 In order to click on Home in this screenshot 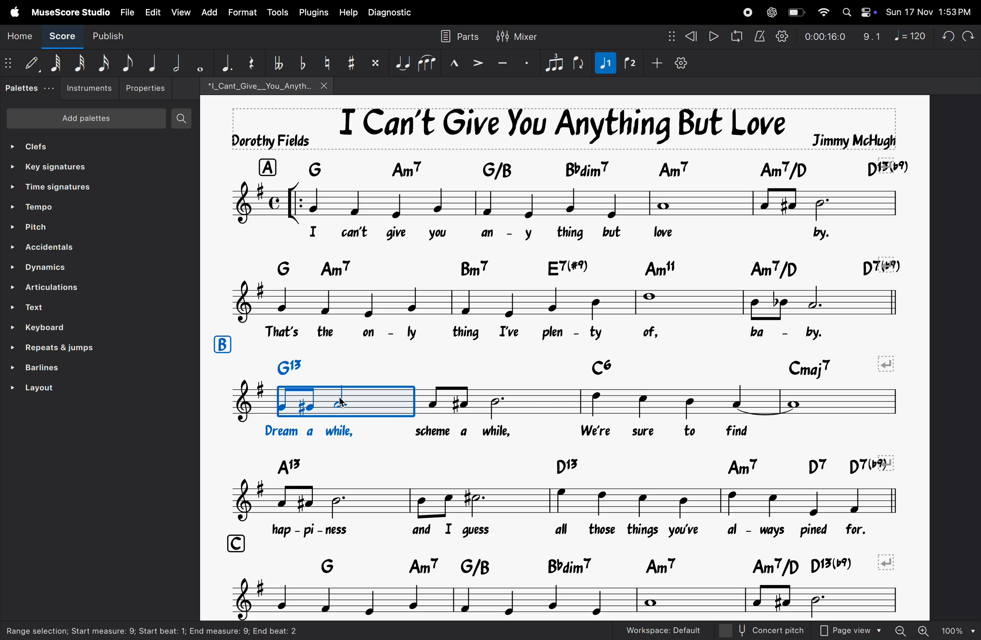, I will do `click(21, 35)`.